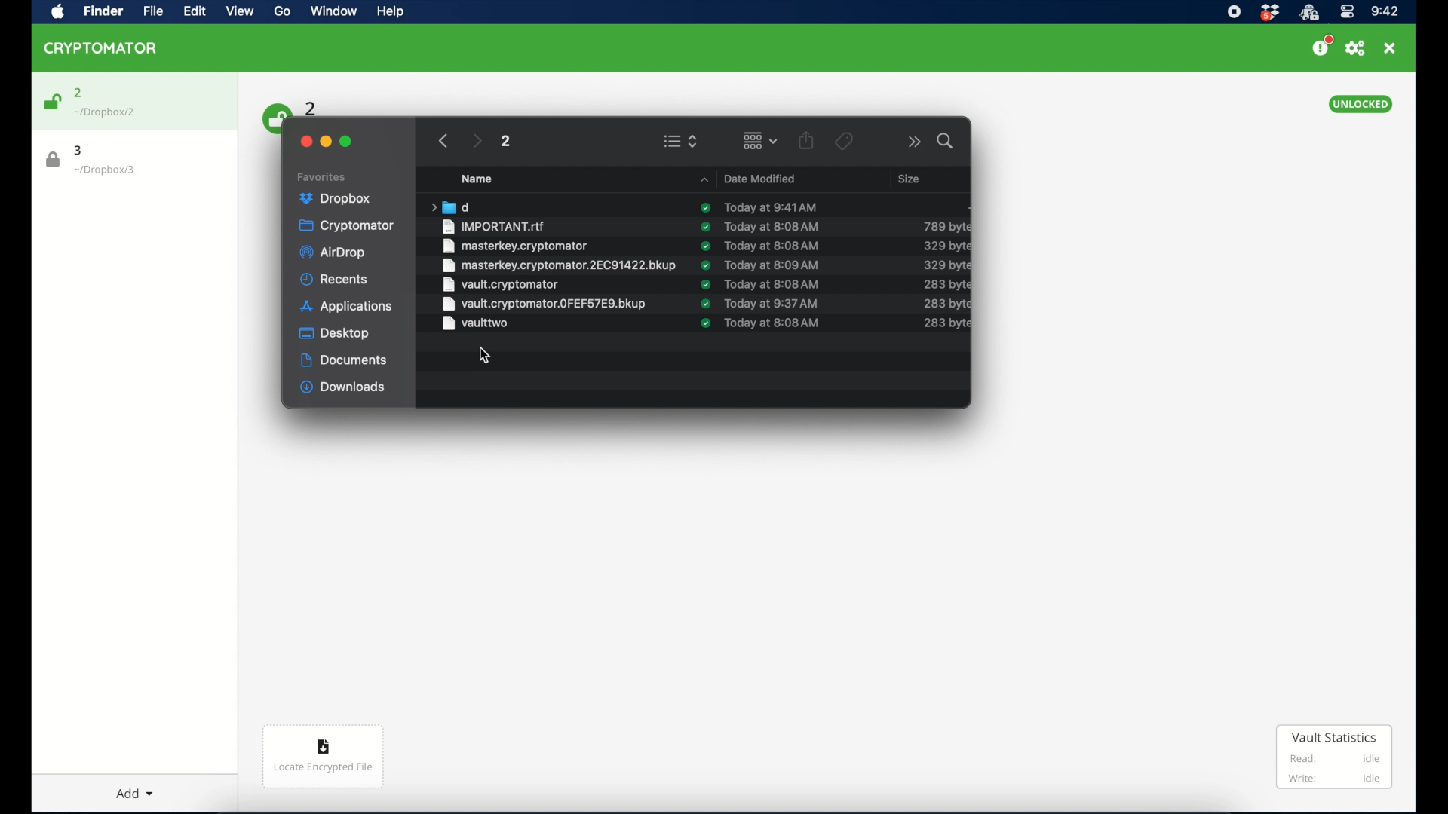 This screenshot has height=814, width=1448. What do you see at coordinates (748, 178) in the screenshot?
I see `date modified` at bounding box center [748, 178].